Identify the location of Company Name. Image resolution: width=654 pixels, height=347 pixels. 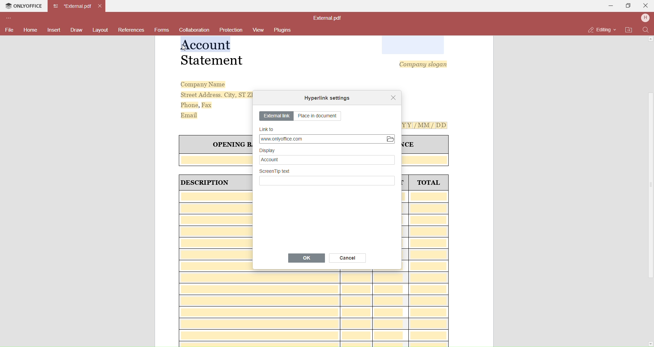
(203, 84).